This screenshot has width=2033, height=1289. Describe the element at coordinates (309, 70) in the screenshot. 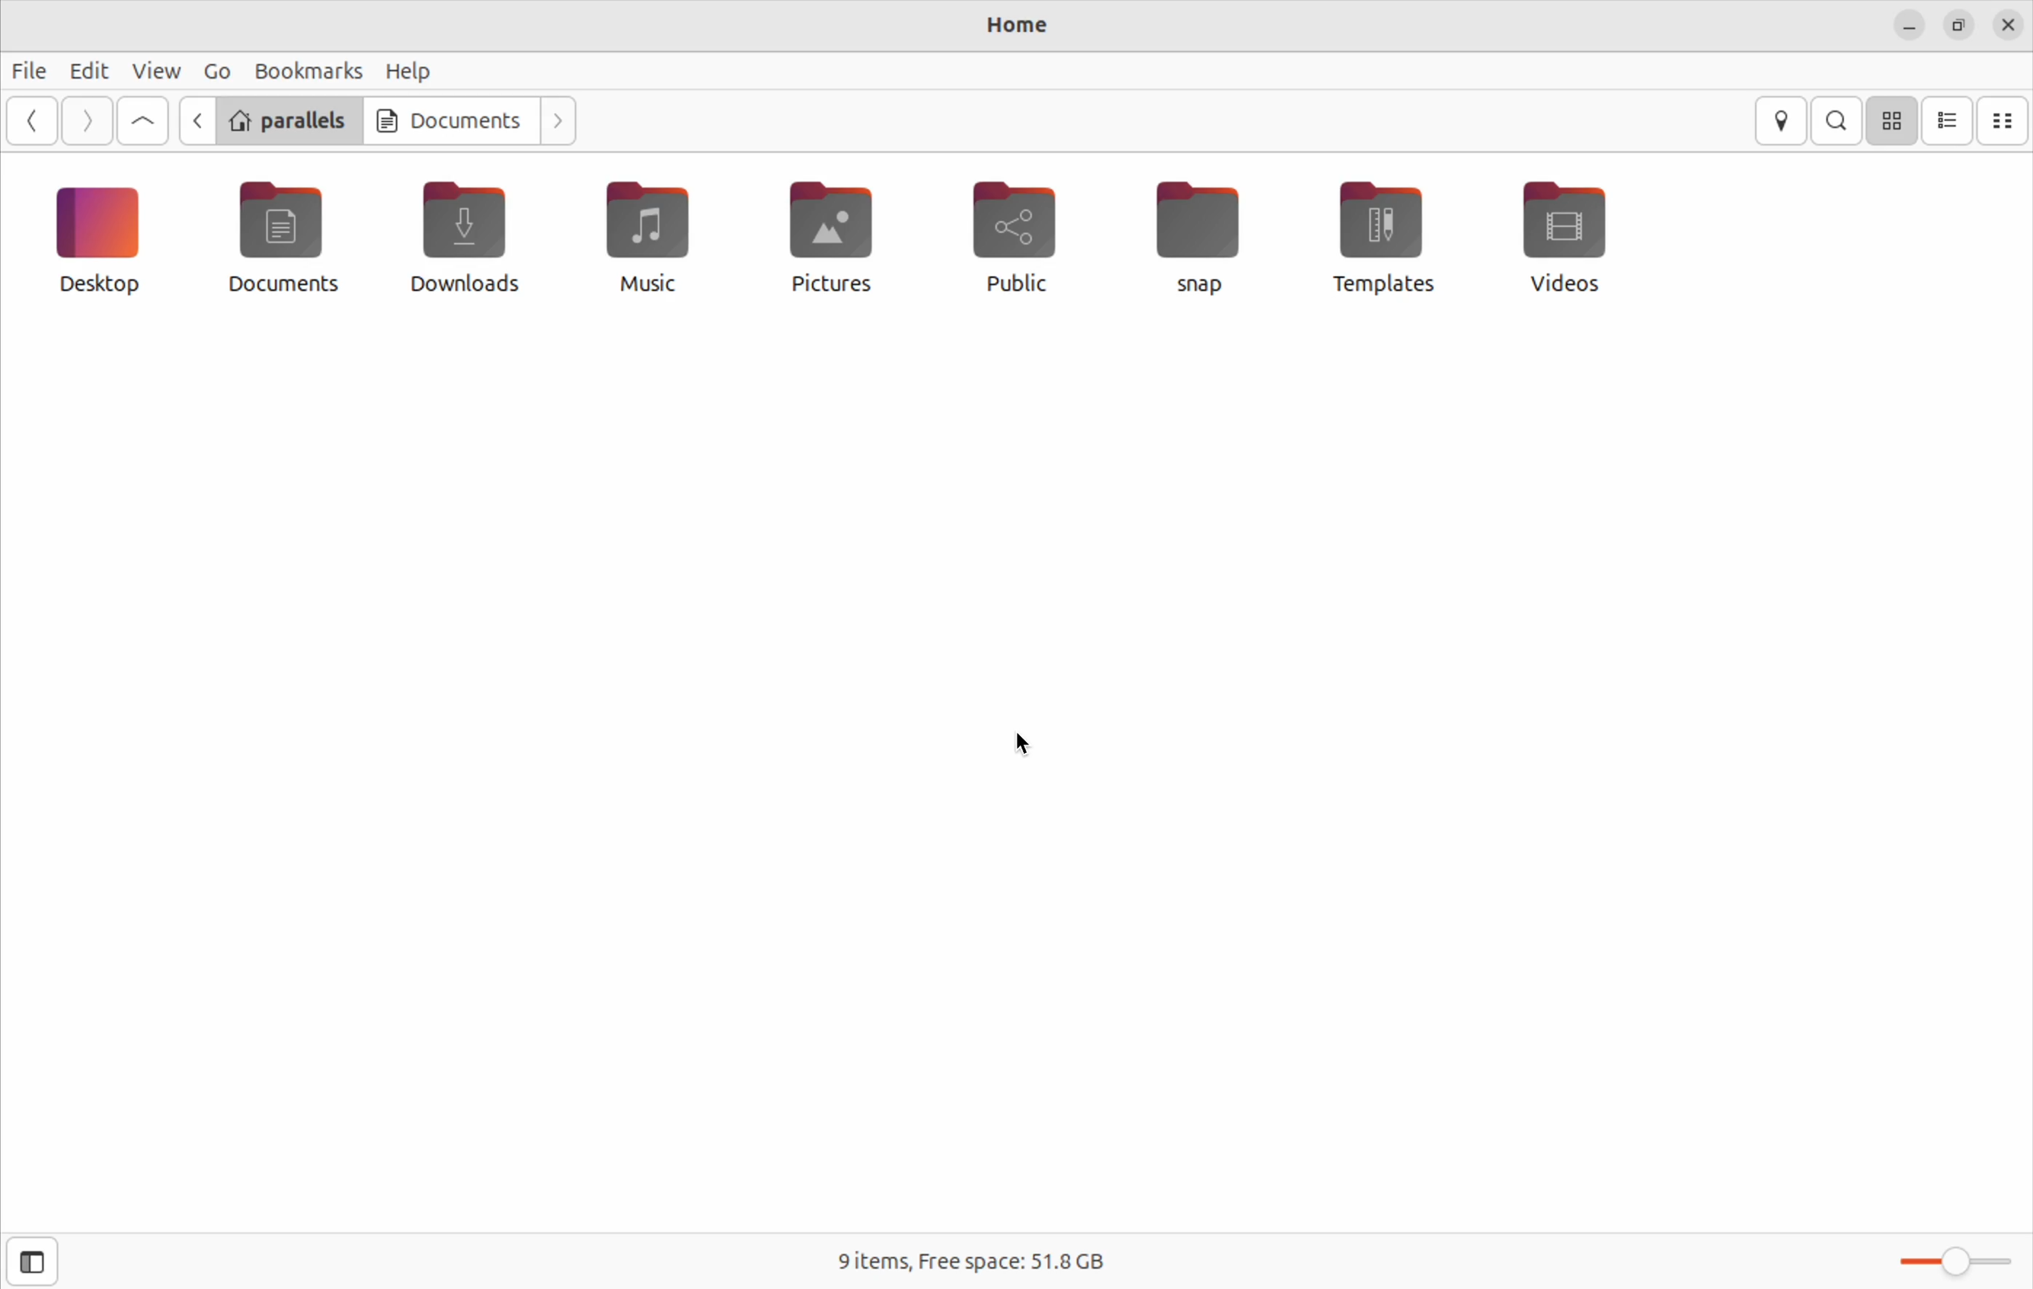

I see `Bookmark` at that location.